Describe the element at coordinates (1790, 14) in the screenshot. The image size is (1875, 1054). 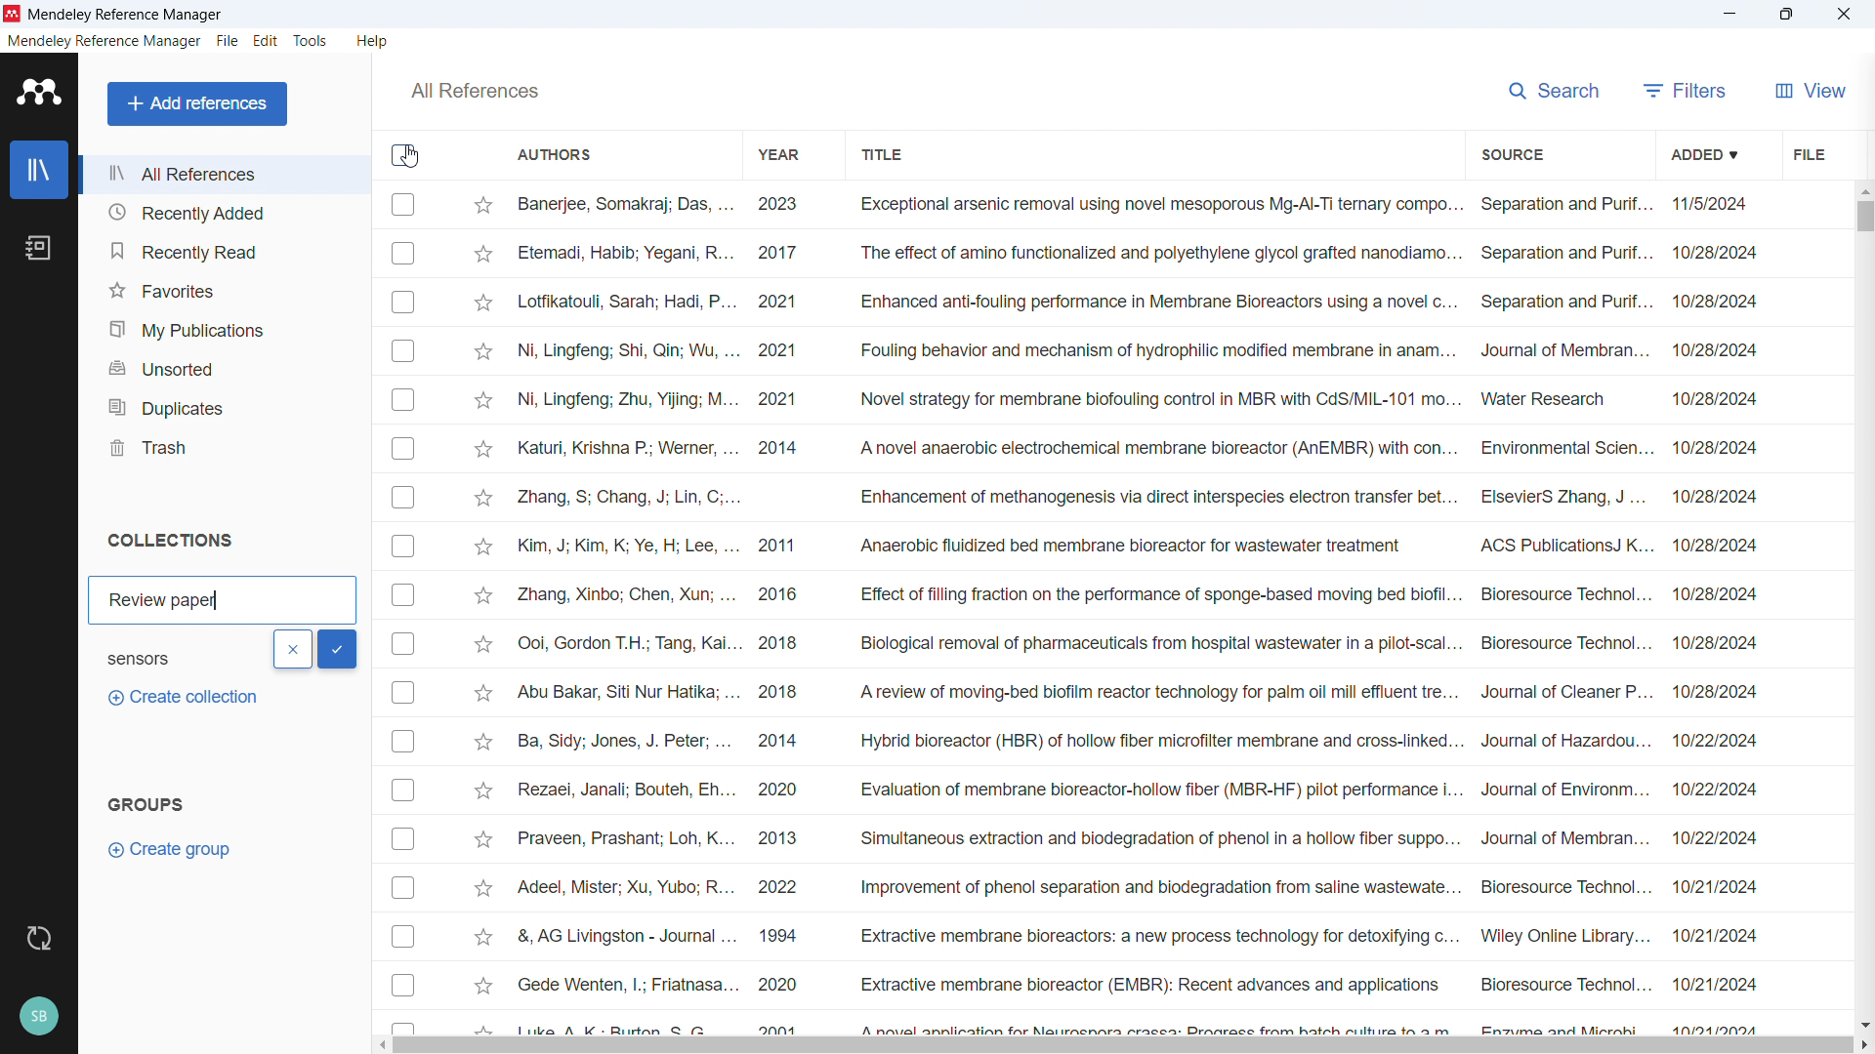
I see `maximise ` at that location.